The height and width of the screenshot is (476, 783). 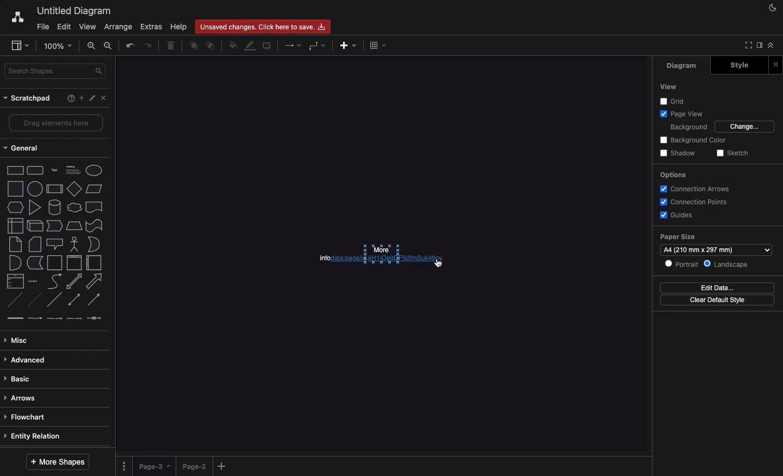 What do you see at coordinates (223, 466) in the screenshot?
I see `Add` at bounding box center [223, 466].